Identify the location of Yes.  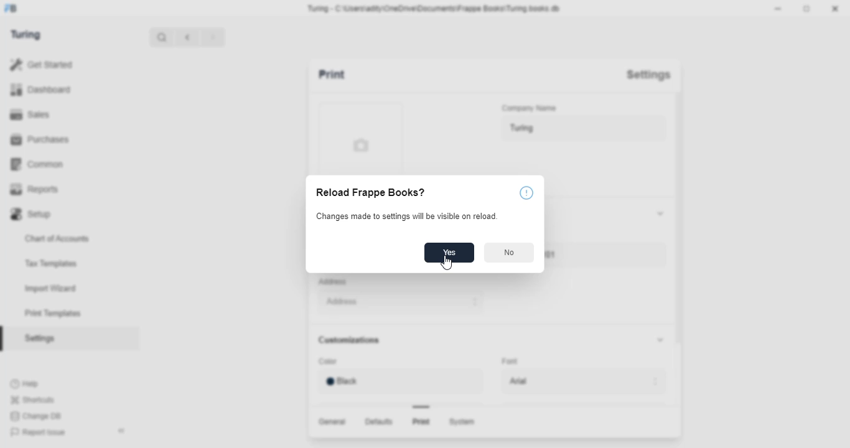
(448, 253).